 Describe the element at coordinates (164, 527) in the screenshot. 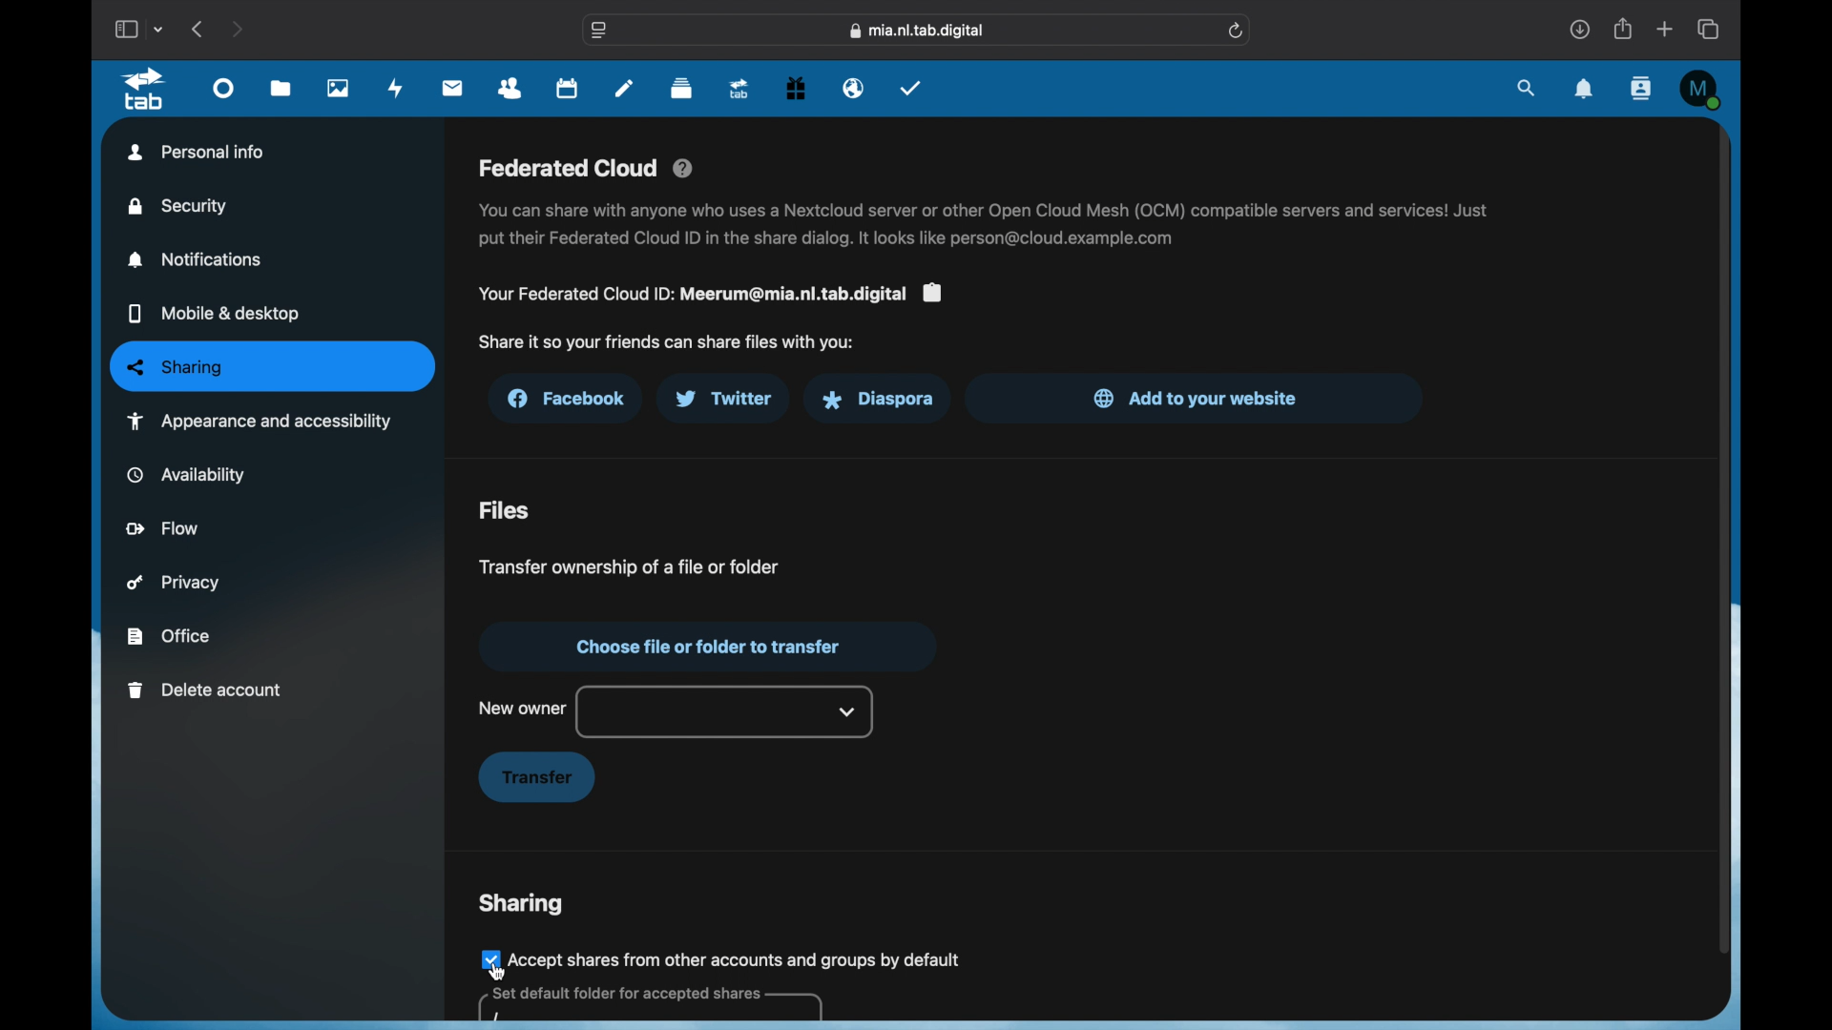

I see `flow` at that location.